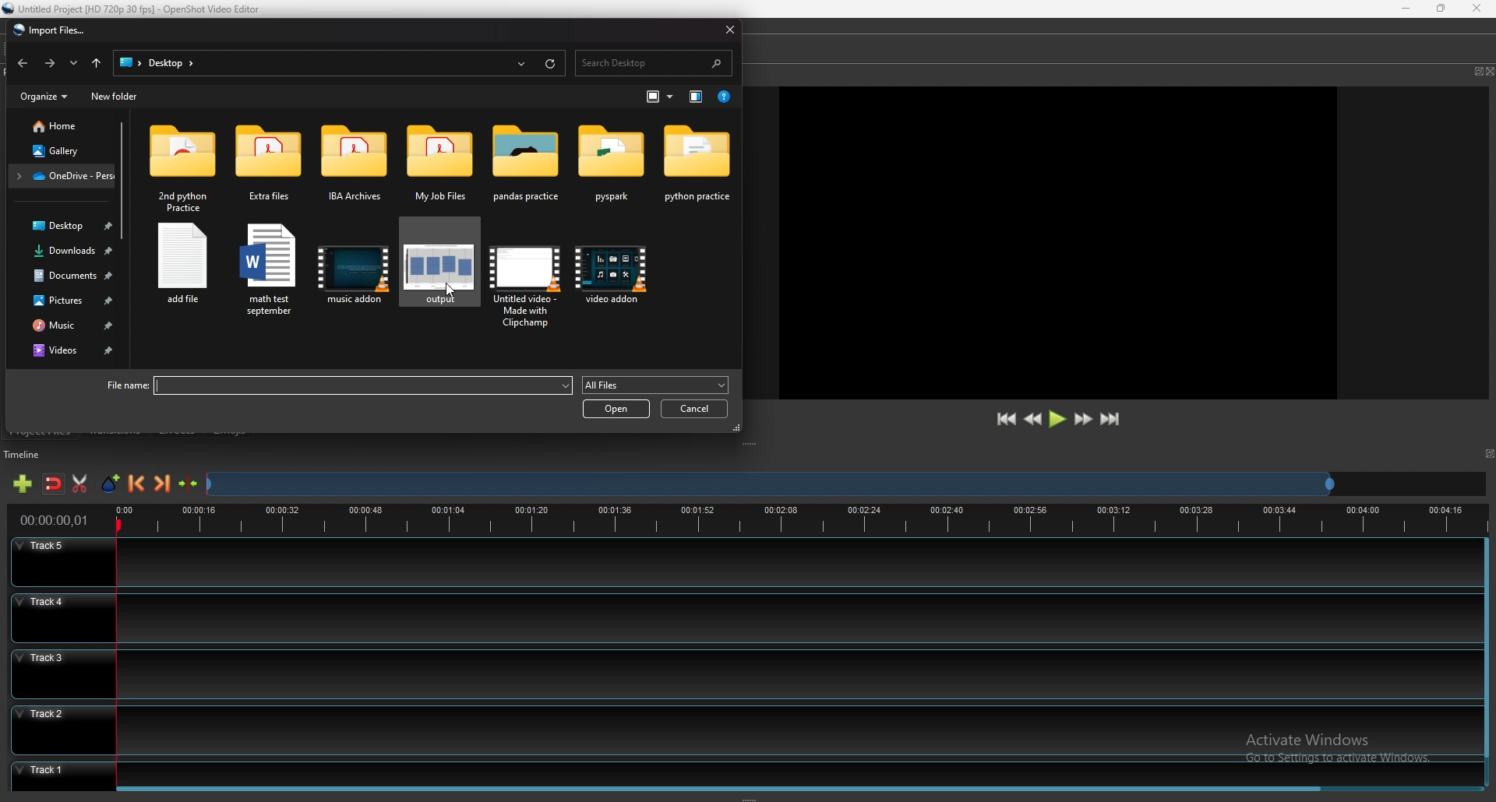 The height and width of the screenshot is (802, 1496). What do you see at coordinates (49, 63) in the screenshot?
I see `forward` at bounding box center [49, 63].